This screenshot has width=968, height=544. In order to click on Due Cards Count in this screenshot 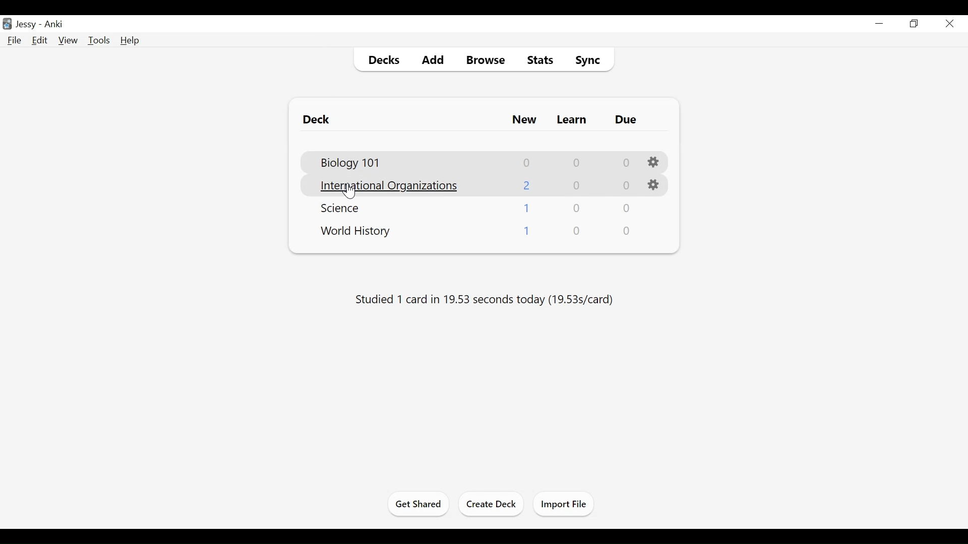, I will do `click(626, 162)`.